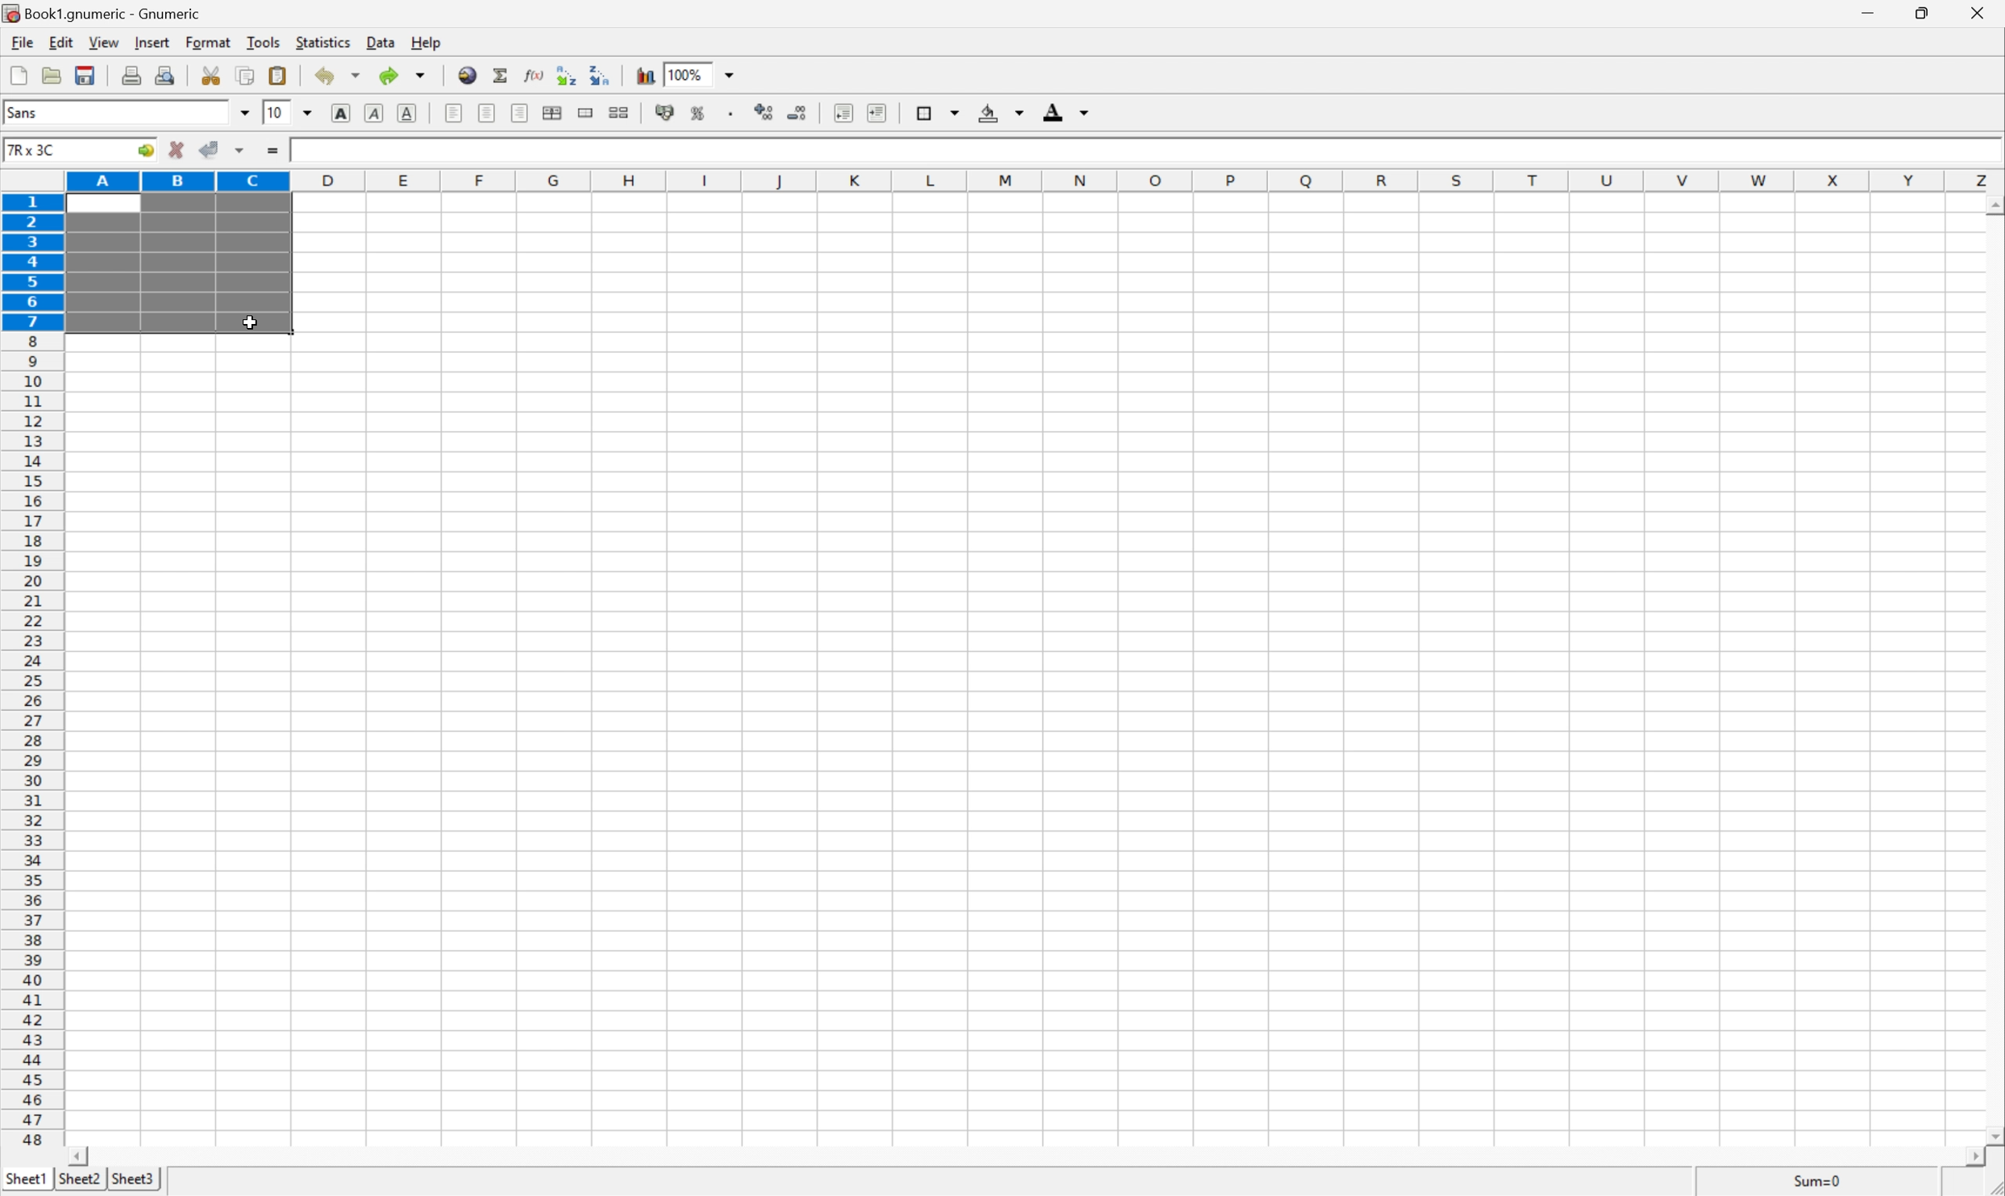  What do you see at coordinates (210, 150) in the screenshot?
I see `accept change` at bounding box center [210, 150].